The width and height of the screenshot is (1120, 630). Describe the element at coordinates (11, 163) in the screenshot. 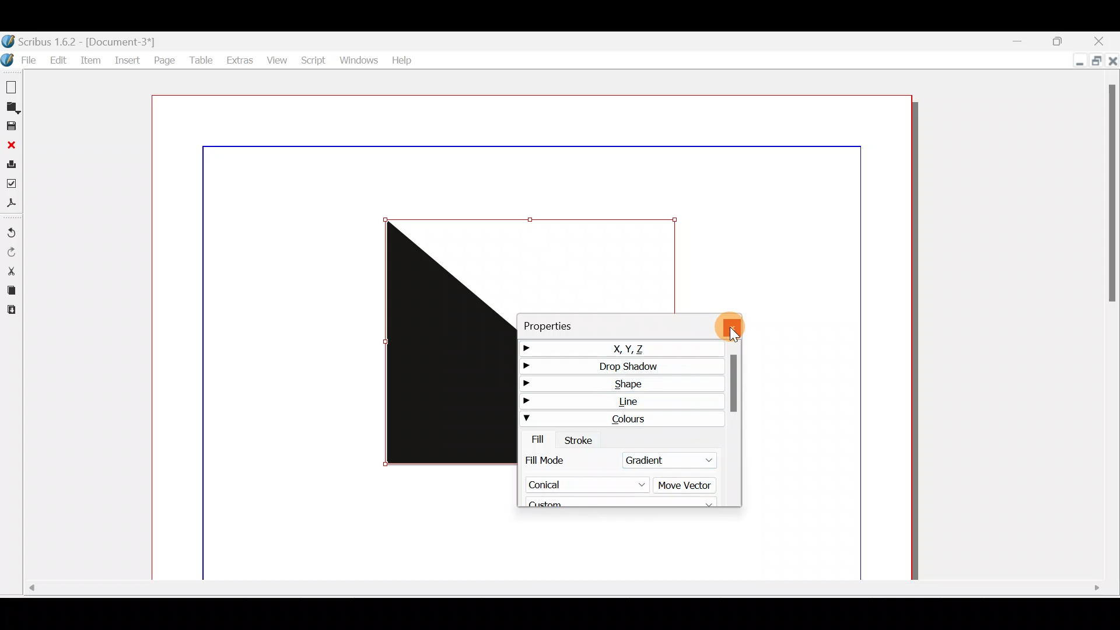

I see `Print` at that location.